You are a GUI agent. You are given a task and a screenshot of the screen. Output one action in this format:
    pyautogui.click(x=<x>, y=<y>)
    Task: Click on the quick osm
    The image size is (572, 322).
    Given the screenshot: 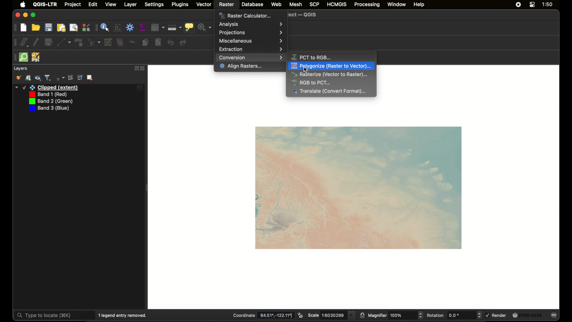 What is the action you would take?
    pyautogui.click(x=24, y=57)
    